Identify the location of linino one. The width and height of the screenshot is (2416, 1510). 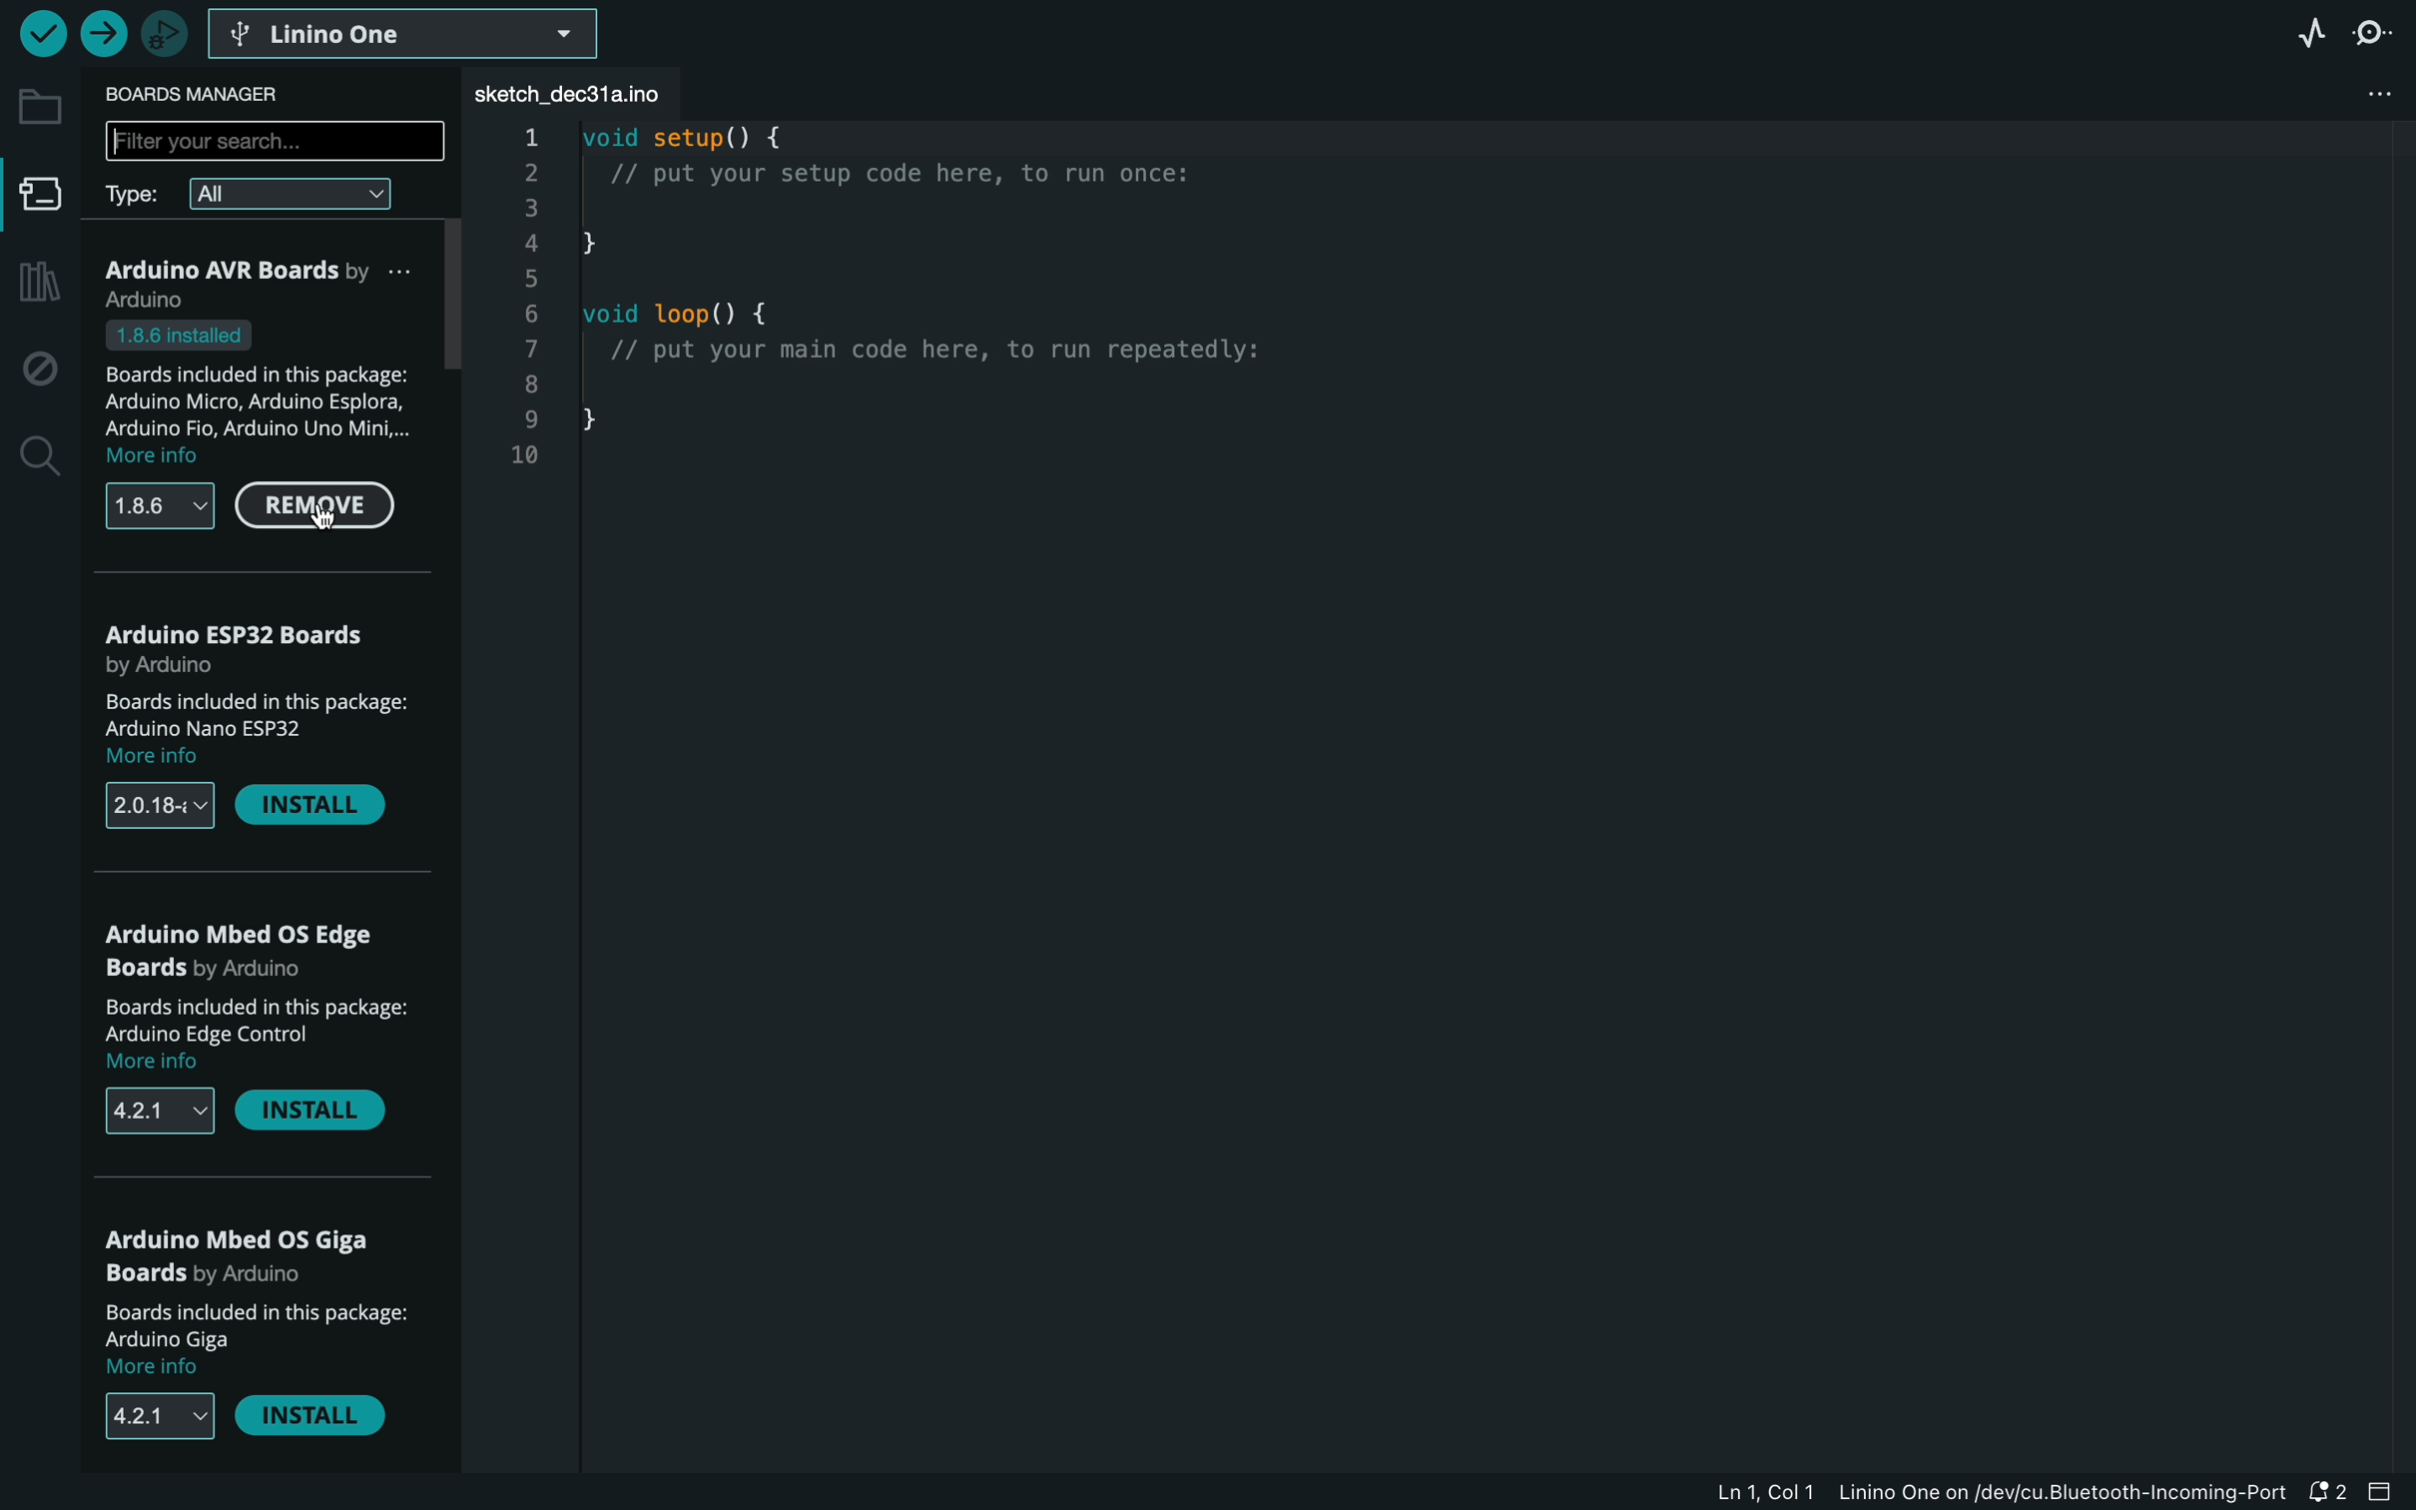
(415, 32).